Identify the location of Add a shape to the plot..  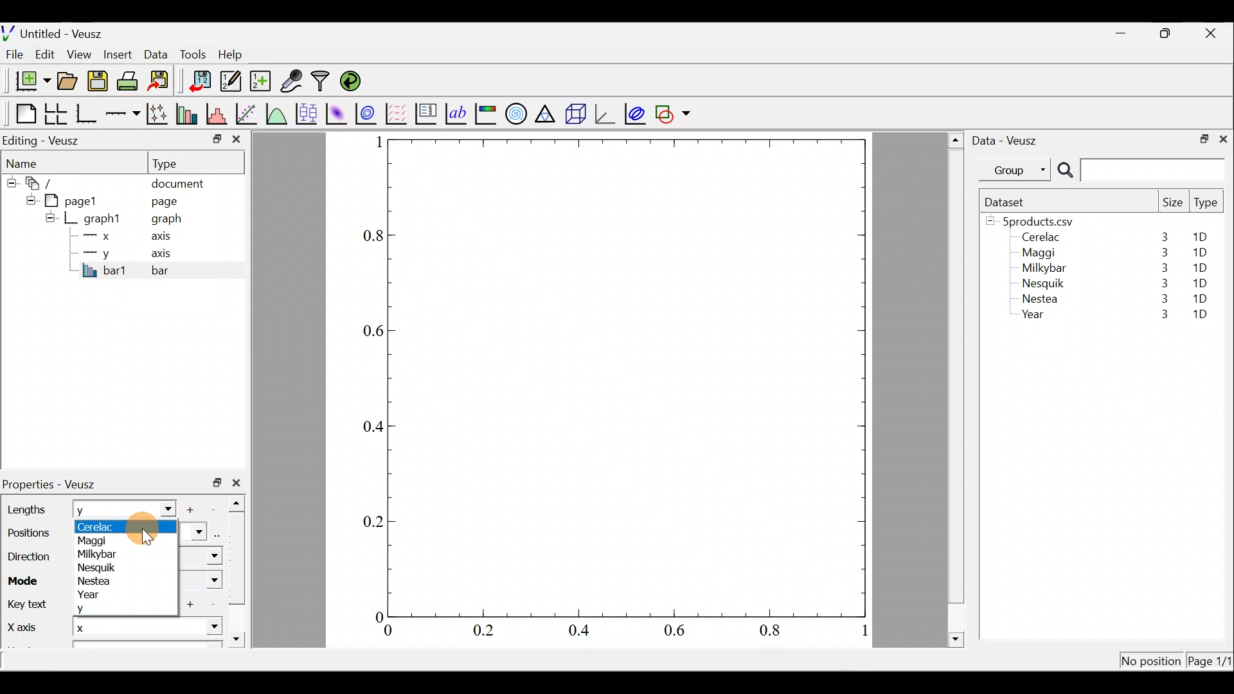
(674, 112).